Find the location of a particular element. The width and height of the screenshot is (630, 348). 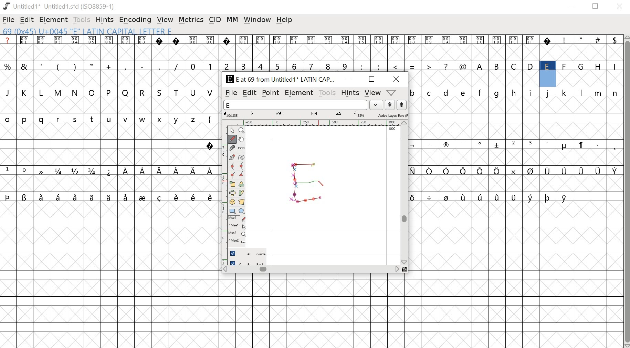

E at 69 from Untitled1 LATIN CAPI... is located at coordinates (279, 80).